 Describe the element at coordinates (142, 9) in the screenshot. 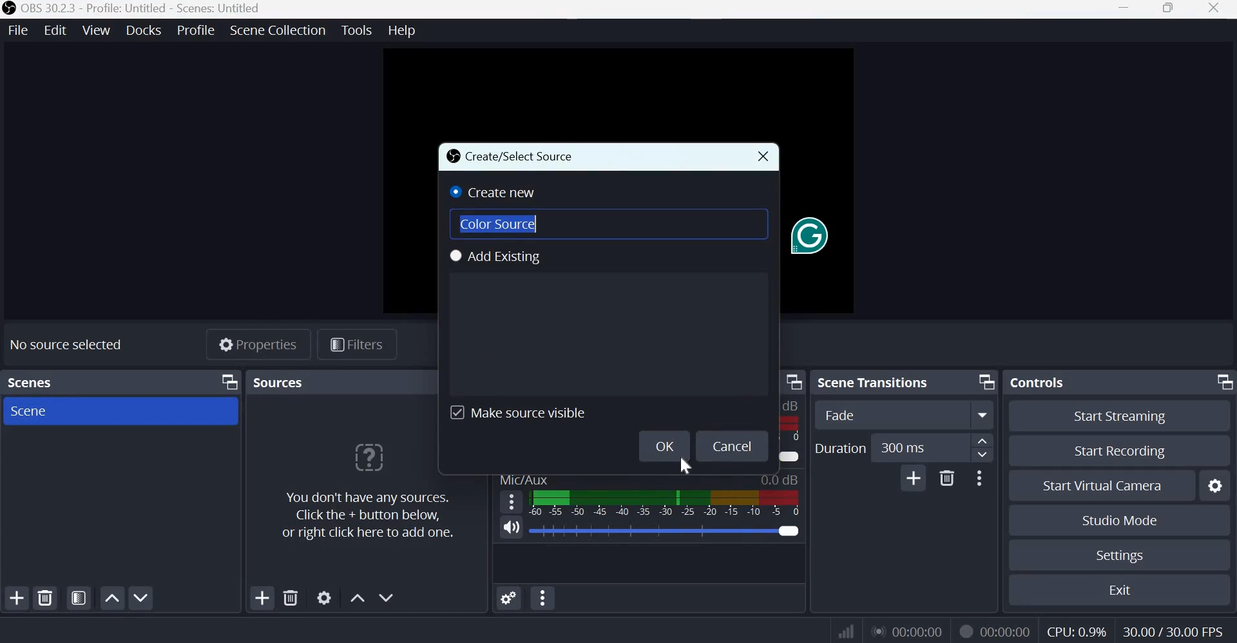

I see `OBS 30.2.3 - Profile: Untitled - Scenes: Untitled` at that location.